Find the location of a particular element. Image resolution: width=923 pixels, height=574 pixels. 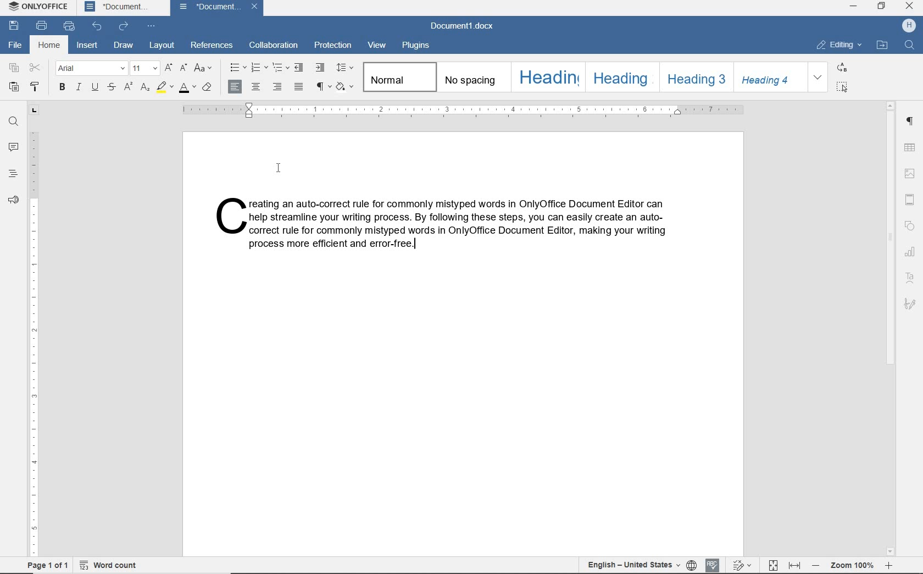

NORMAL is located at coordinates (399, 76).